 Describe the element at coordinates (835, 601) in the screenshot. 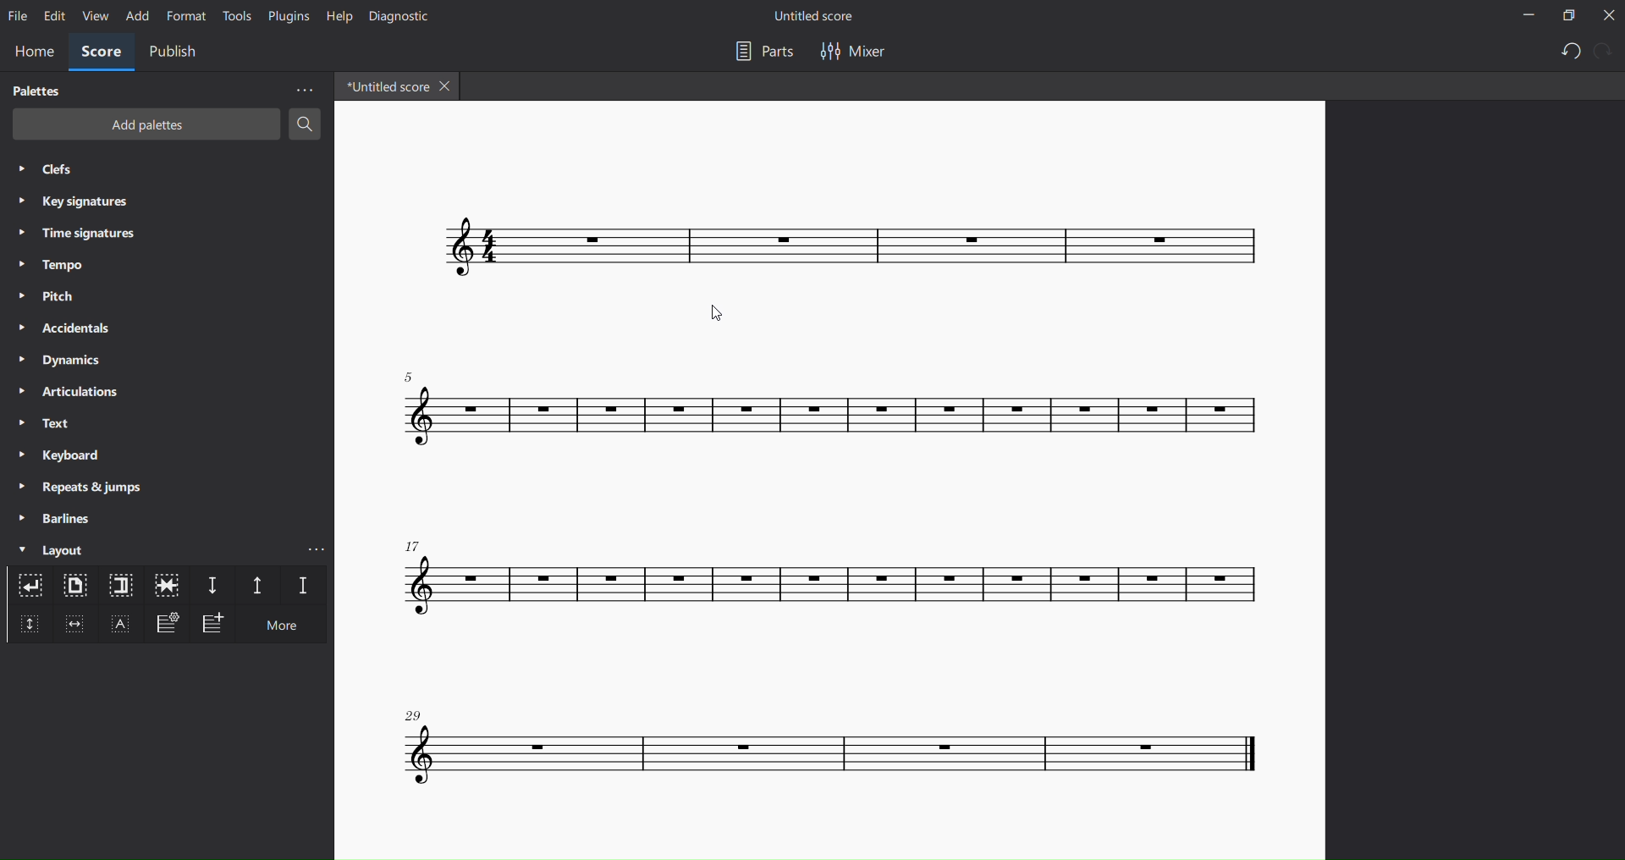

I see `score with changed layout` at that location.